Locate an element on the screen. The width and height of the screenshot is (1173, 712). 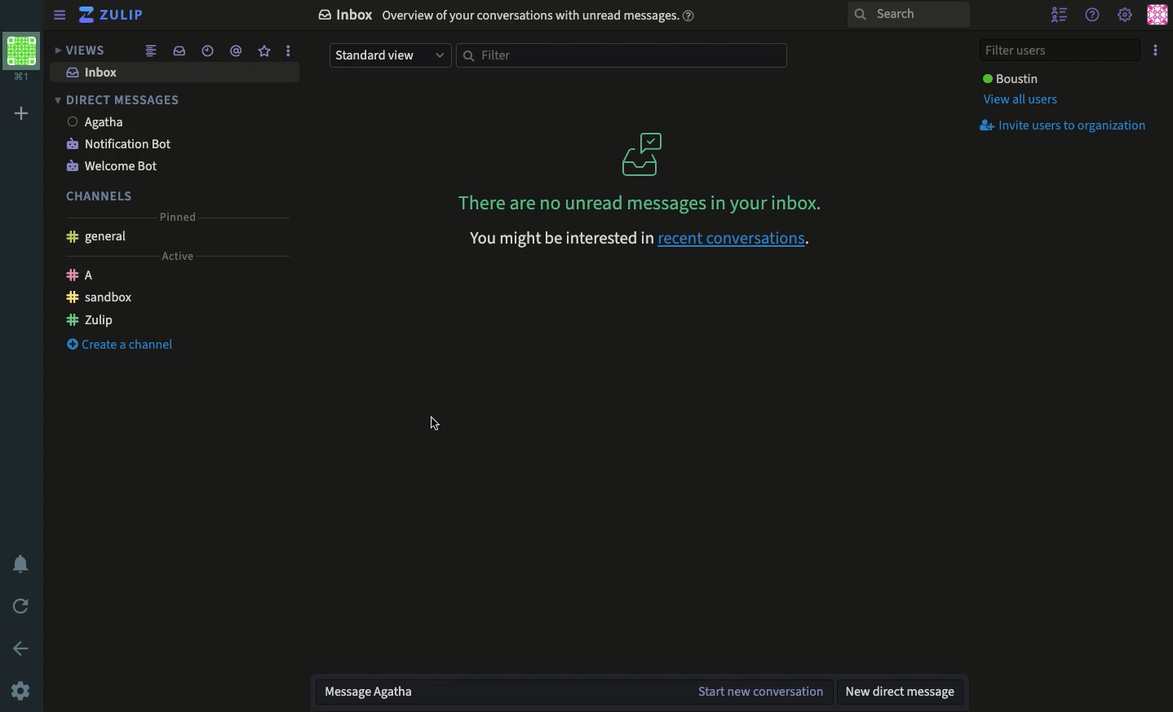
New DM is located at coordinates (902, 691).